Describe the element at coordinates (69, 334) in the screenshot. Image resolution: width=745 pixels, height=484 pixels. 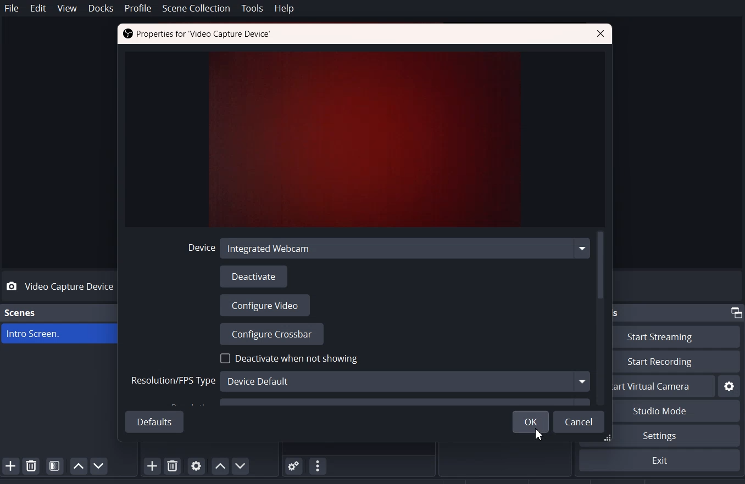
I see `Scene File` at that location.